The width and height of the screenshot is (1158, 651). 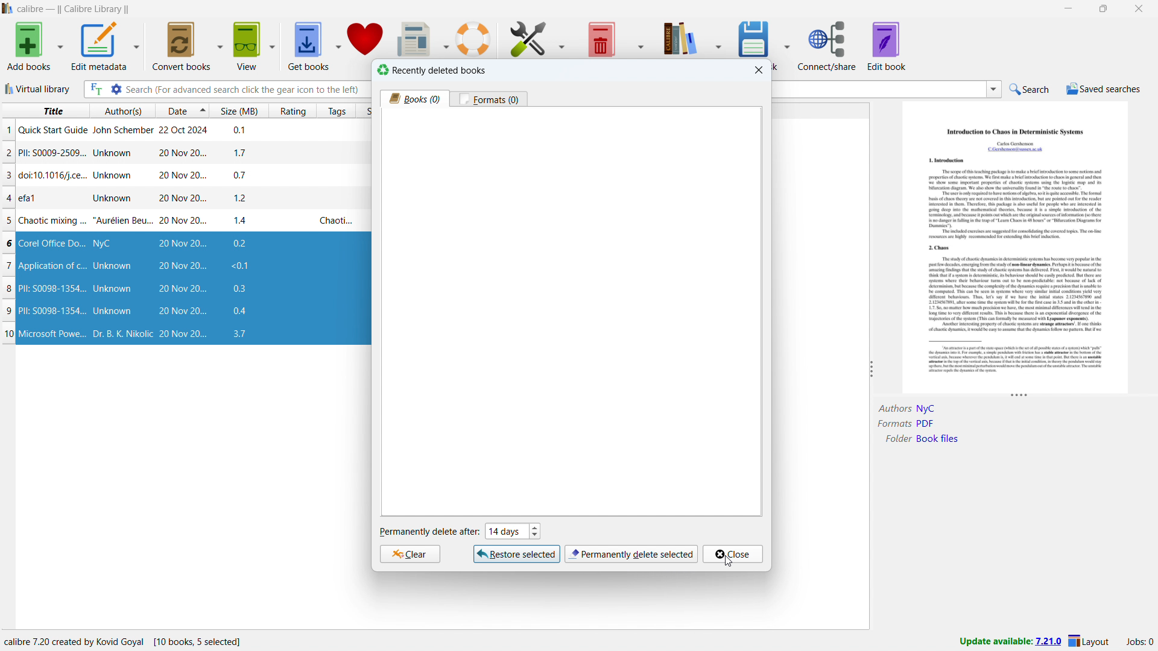 What do you see at coordinates (170, 110) in the screenshot?
I see `sort by date` at bounding box center [170, 110].